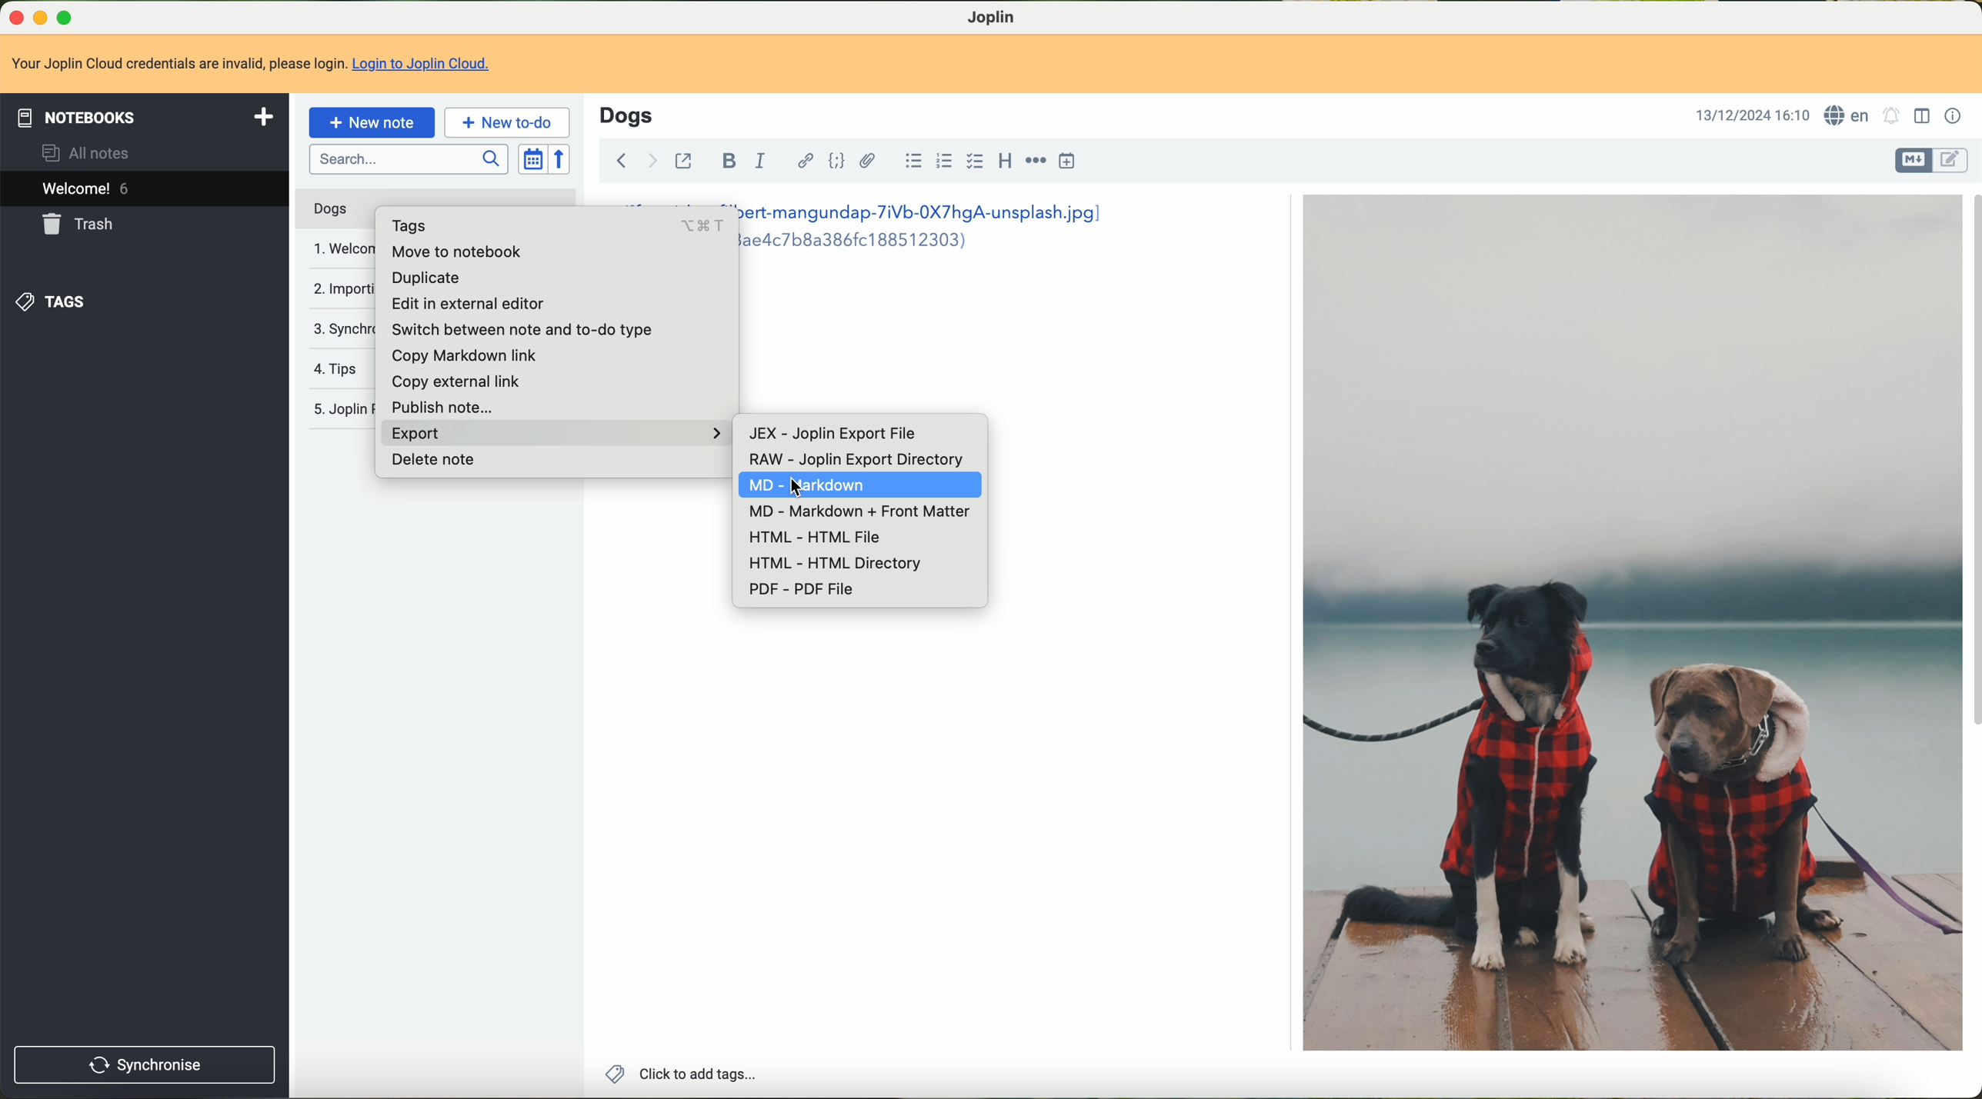 The image size is (1982, 1099). I want to click on title: Dogs, so click(626, 115).